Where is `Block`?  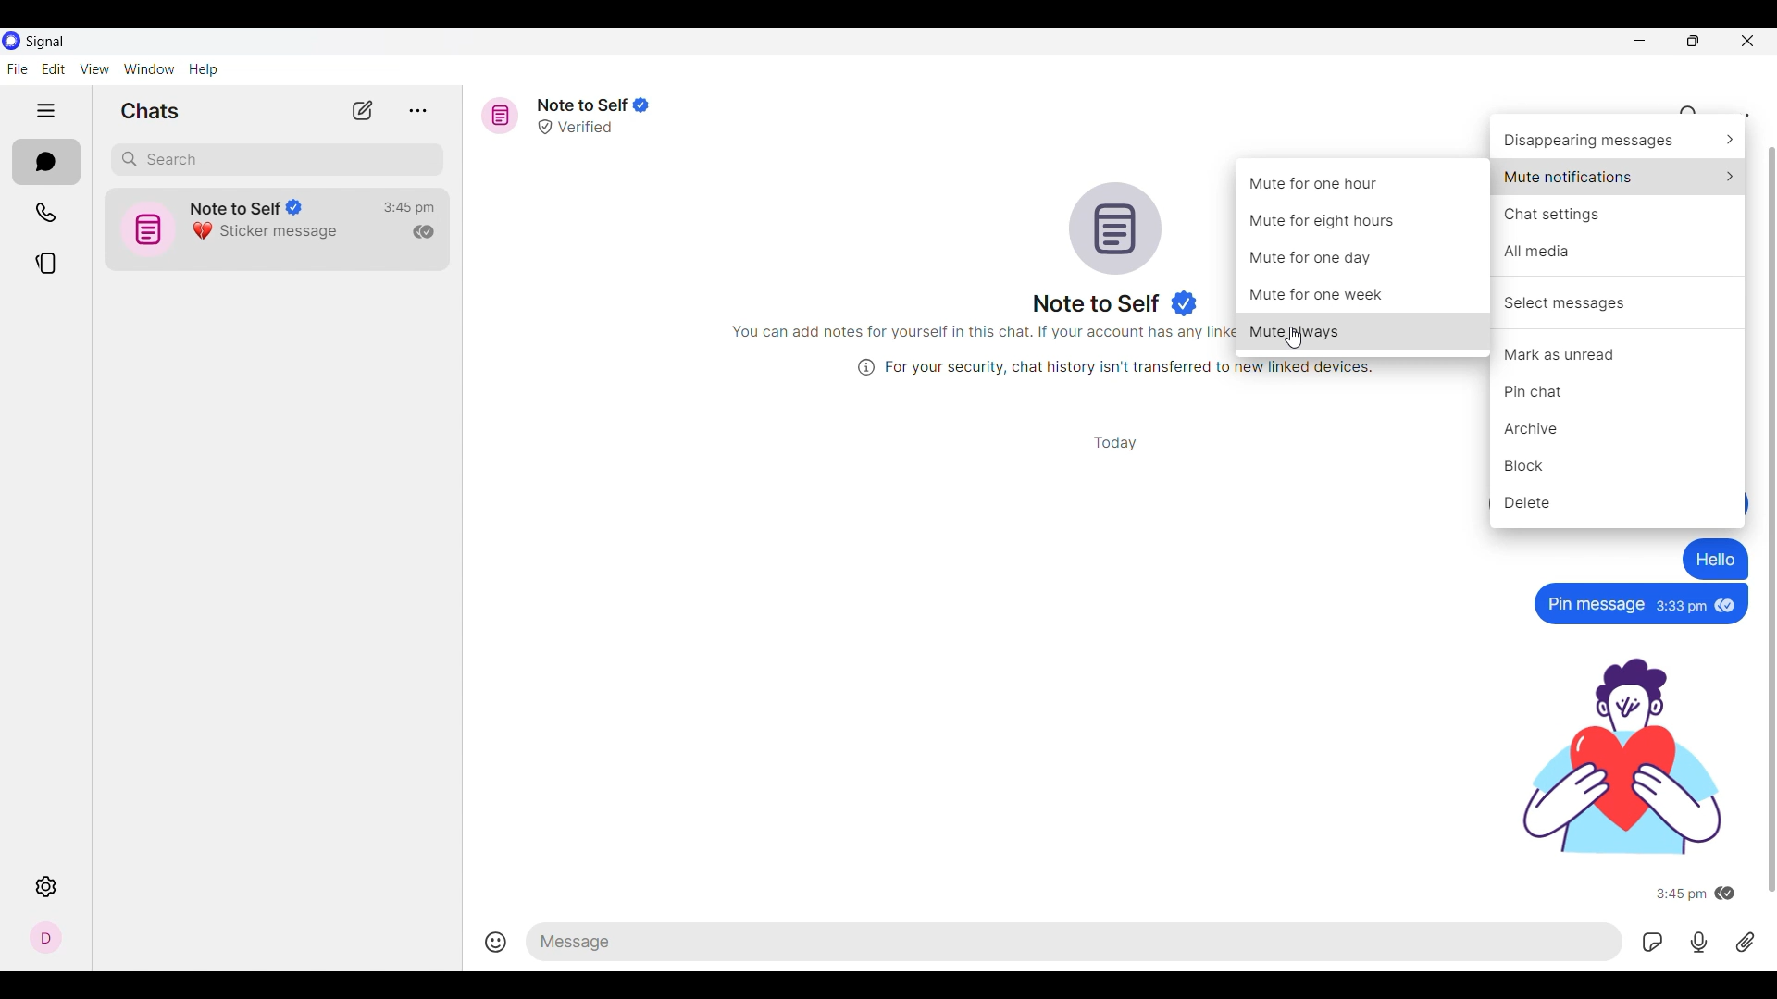
Block is located at coordinates (1618, 465).